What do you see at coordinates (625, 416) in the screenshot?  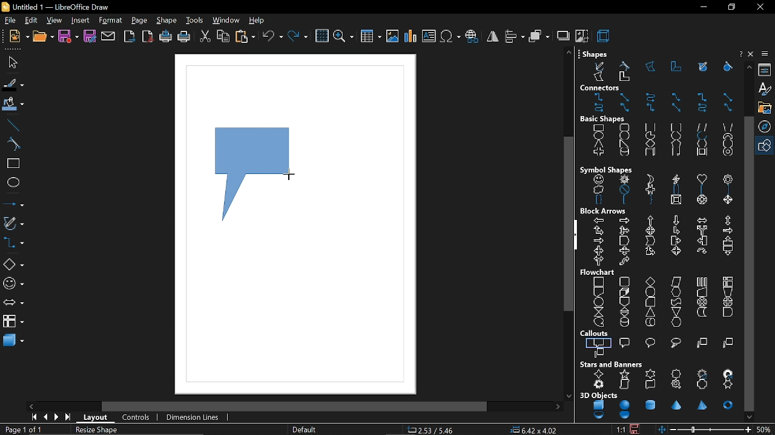 I see `half sphere` at bounding box center [625, 416].